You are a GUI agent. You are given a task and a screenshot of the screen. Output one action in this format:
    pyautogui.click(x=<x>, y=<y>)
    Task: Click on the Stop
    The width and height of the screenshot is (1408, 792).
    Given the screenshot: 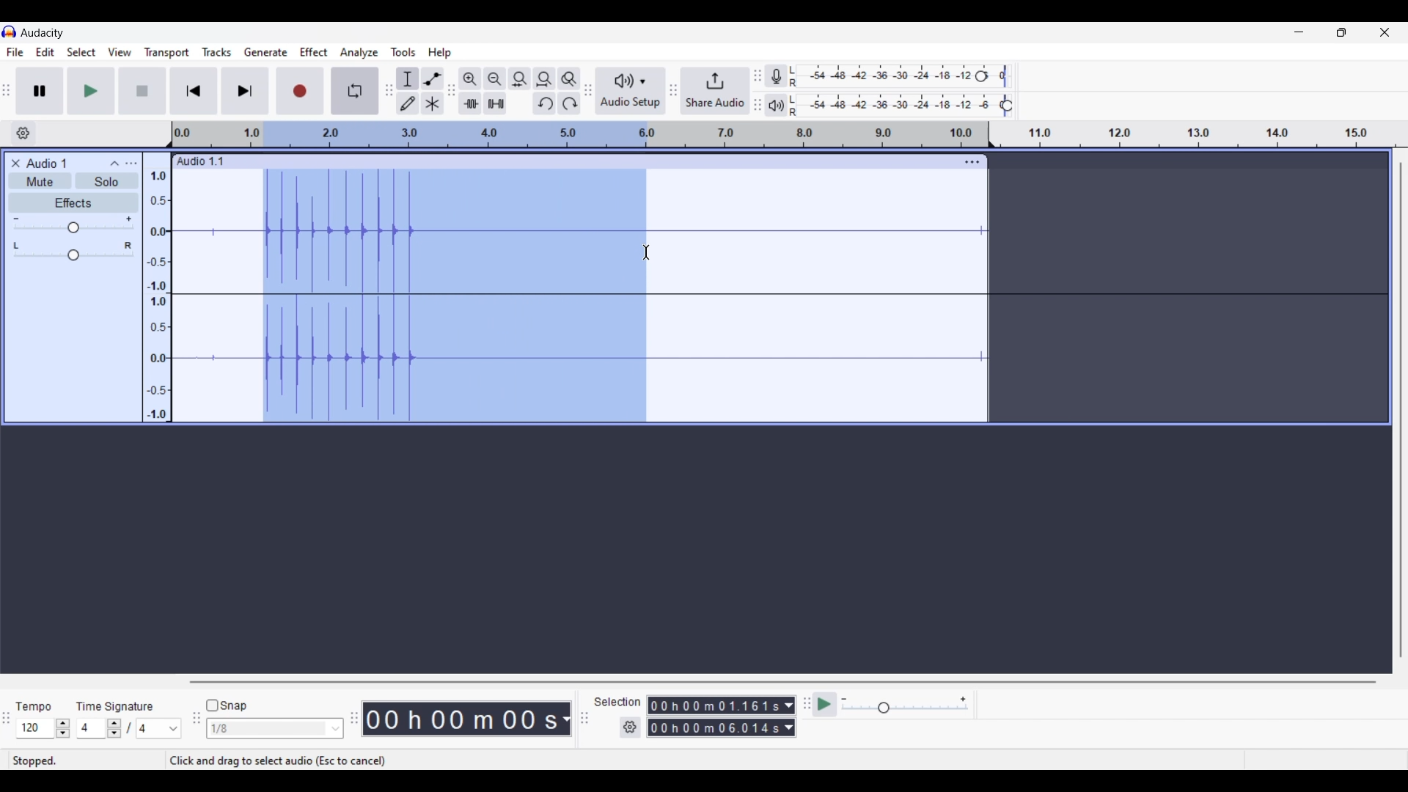 What is the action you would take?
    pyautogui.click(x=143, y=91)
    